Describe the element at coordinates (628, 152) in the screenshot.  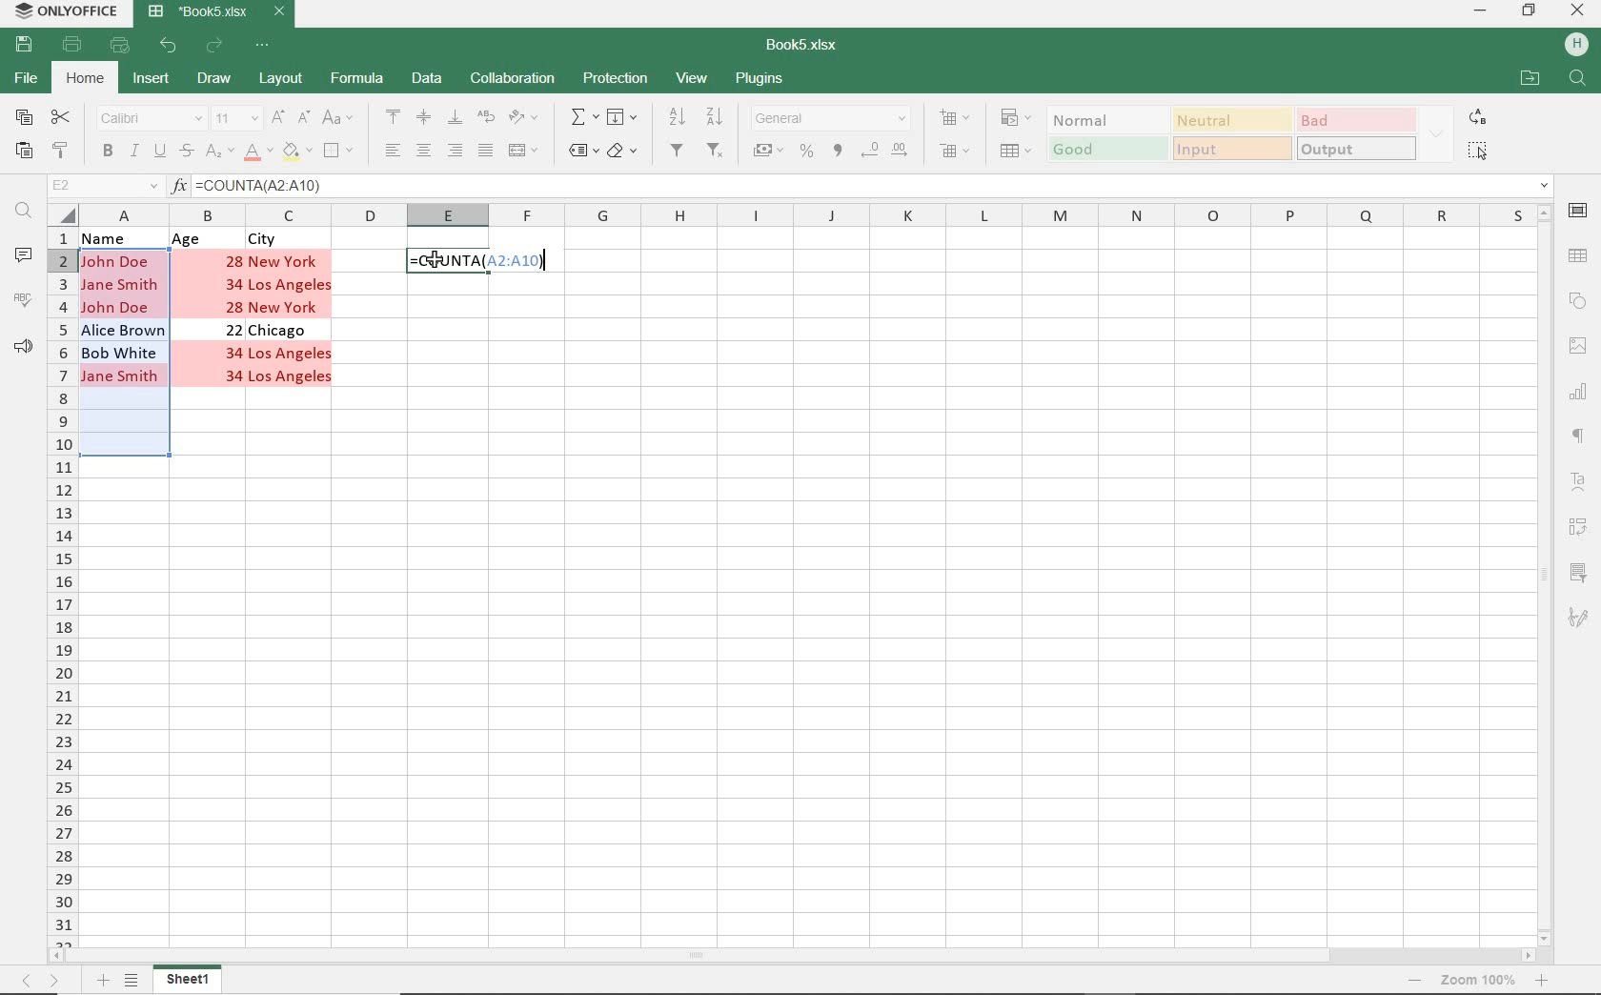
I see `CLEAR` at that location.